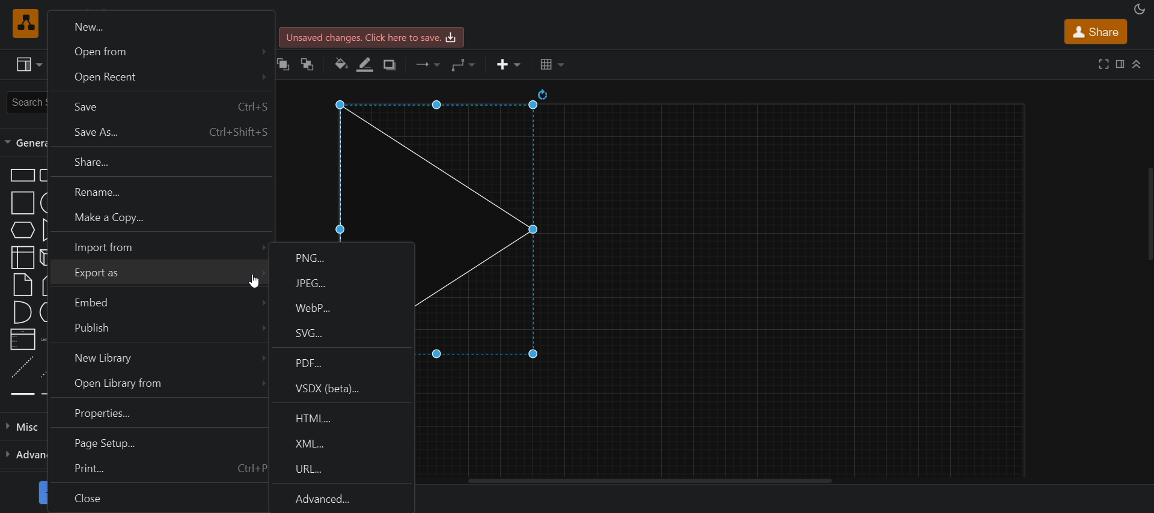 The image size is (1154, 513). What do you see at coordinates (159, 163) in the screenshot?
I see `share` at bounding box center [159, 163].